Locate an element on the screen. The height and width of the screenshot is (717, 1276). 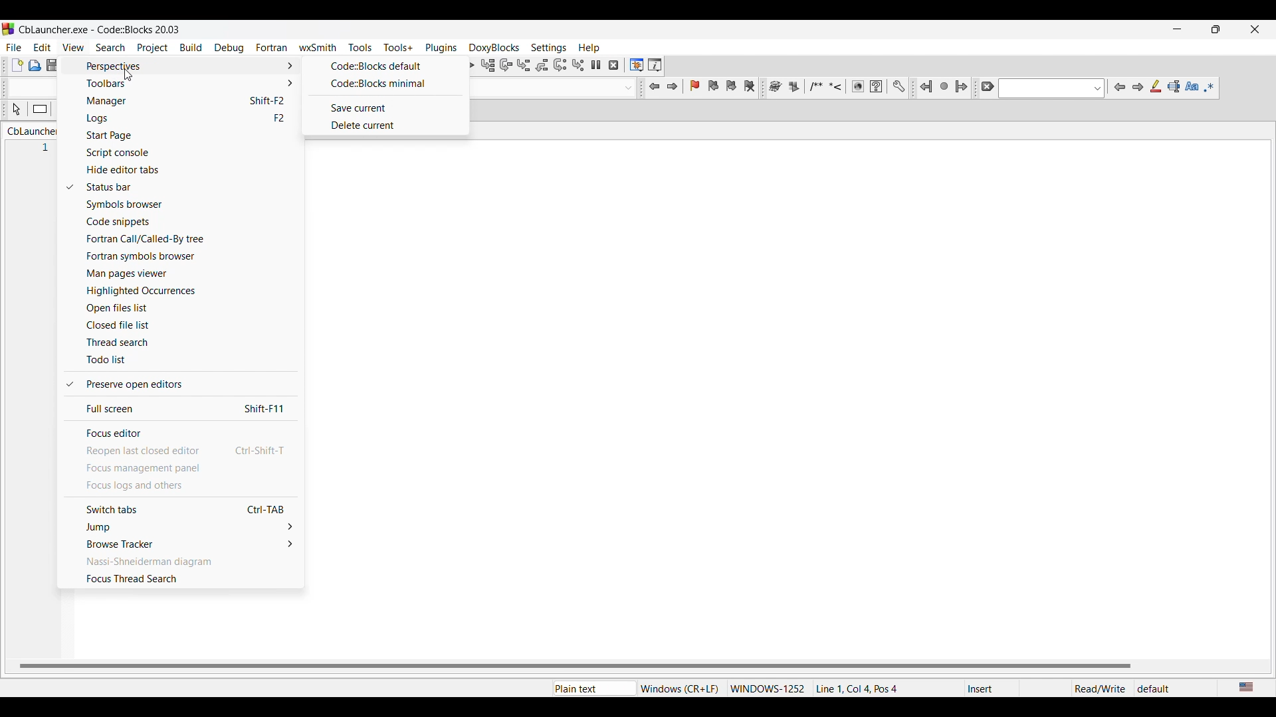
Previous bookmark is located at coordinates (713, 86).